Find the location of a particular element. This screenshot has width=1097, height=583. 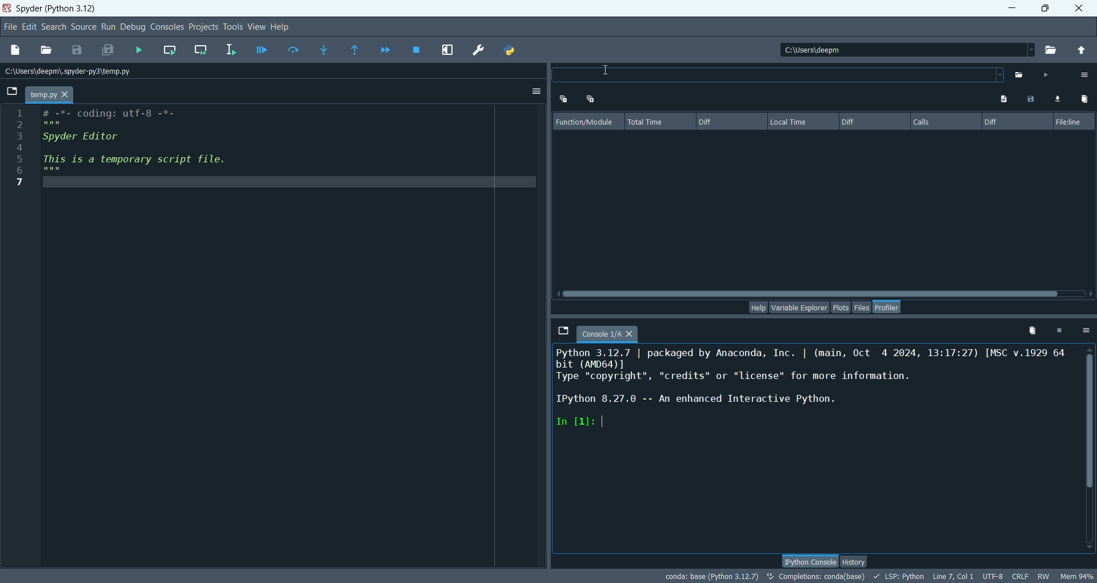

location is located at coordinates (74, 73).